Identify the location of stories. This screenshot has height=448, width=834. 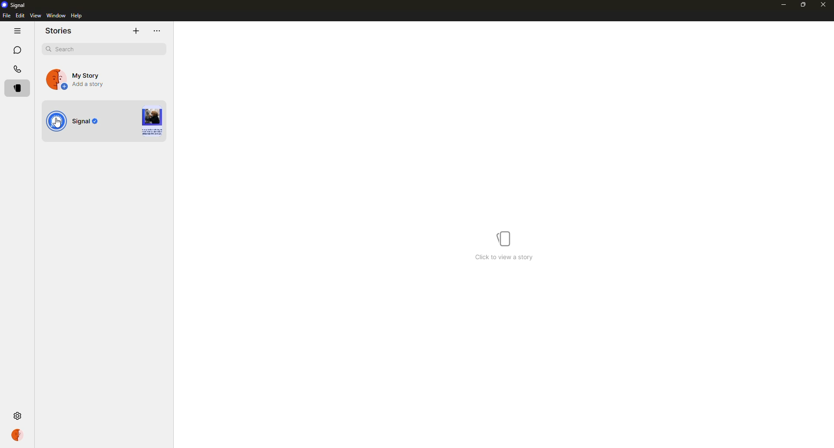
(59, 31).